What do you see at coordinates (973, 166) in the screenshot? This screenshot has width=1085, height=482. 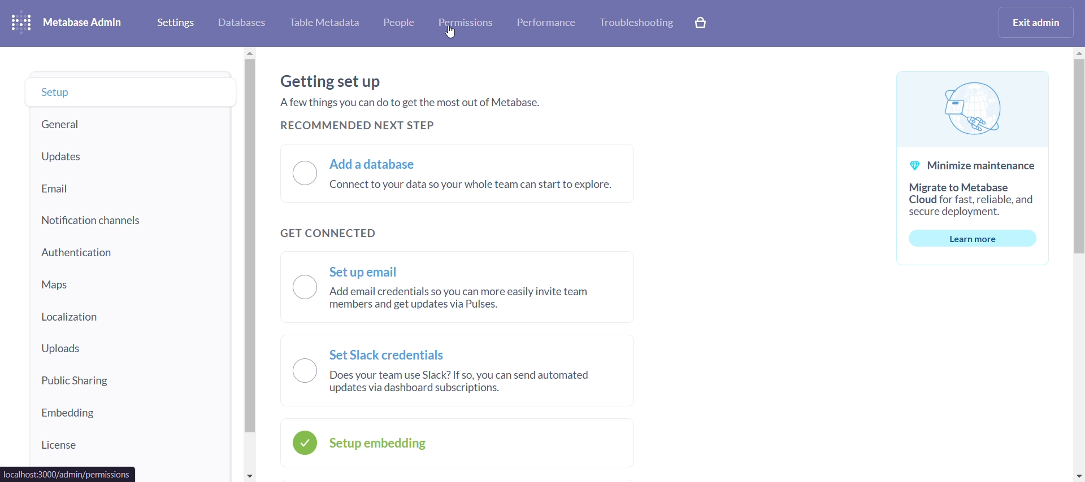 I see `minimize maintenance` at bounding box center [973, 166].